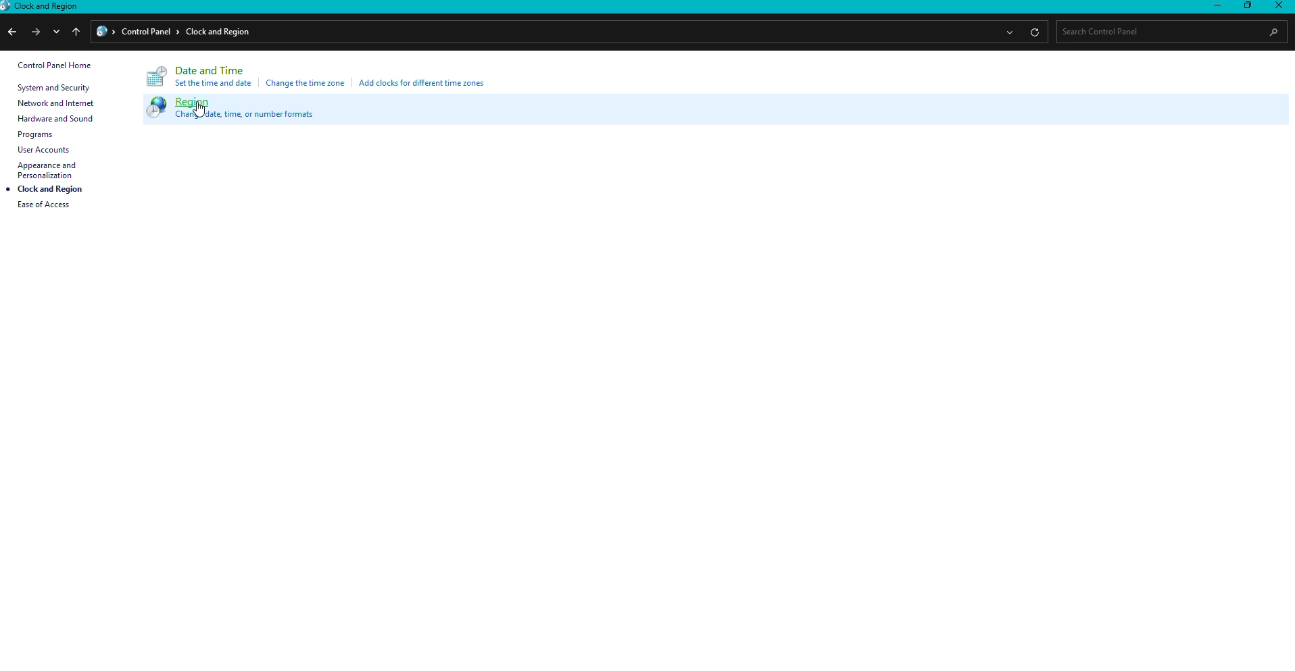 This screenshot has height=671, width=1295. I want to click on Programs, so click(36, 135).